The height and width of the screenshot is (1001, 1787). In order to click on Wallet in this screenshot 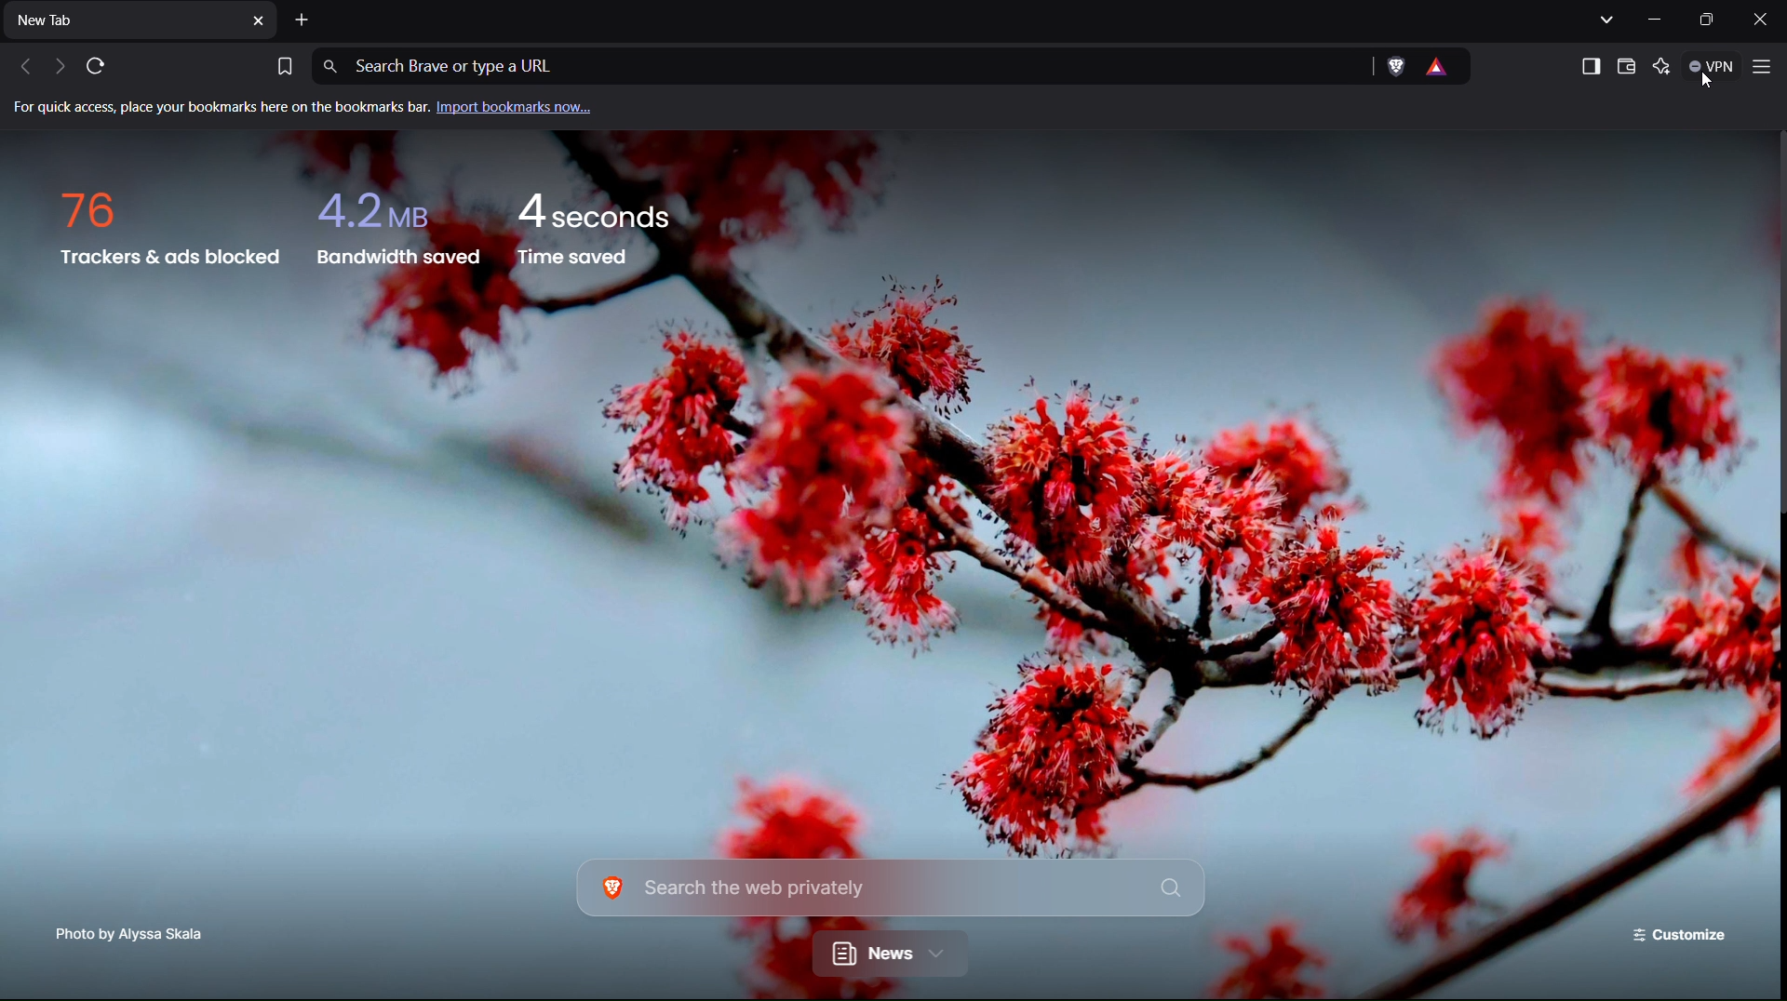, I will do `click(1627, 66)`.